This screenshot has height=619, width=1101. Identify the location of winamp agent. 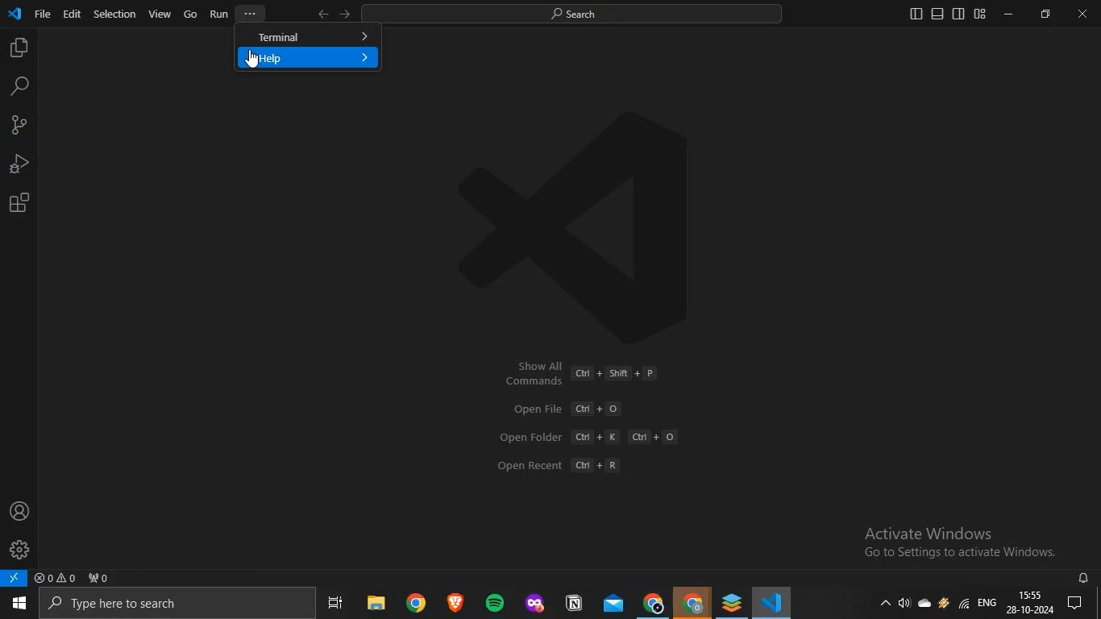
(944, 606).